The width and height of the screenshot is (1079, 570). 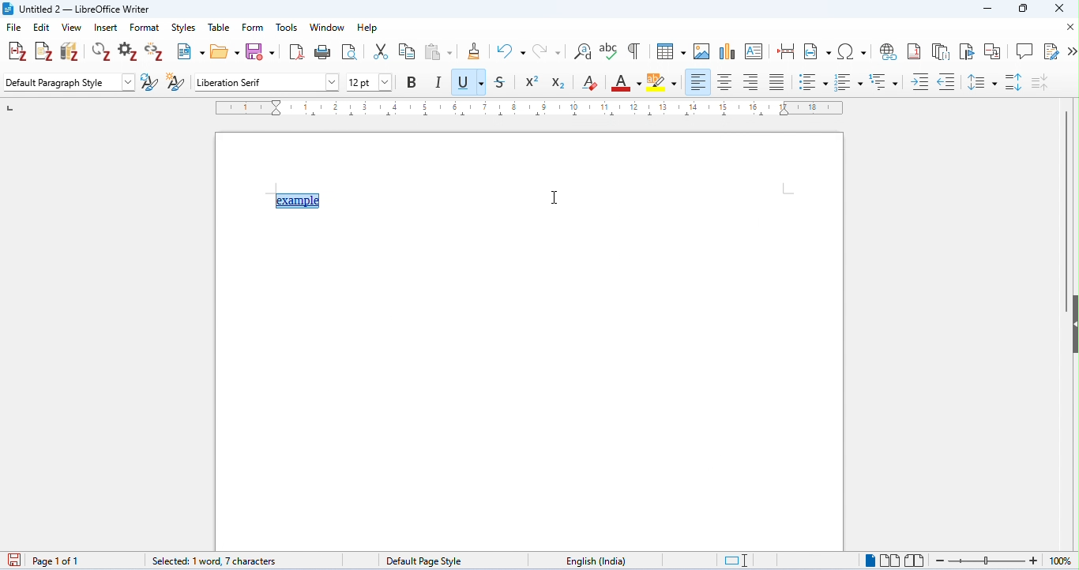 What do you see at coordinates (501, 82) in the screenshot?
I see `strikethrough` at bounding box center [501, 82].